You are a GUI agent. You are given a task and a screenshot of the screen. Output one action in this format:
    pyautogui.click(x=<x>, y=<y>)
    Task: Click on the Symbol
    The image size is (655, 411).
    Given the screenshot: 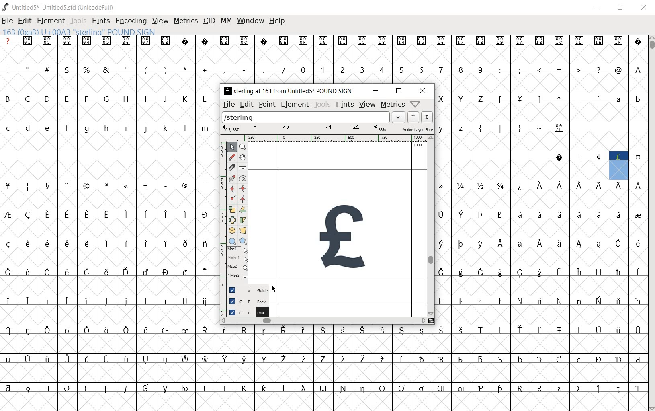 What is the action you would take?
    pyautogui.click(x=638, y=359)
    